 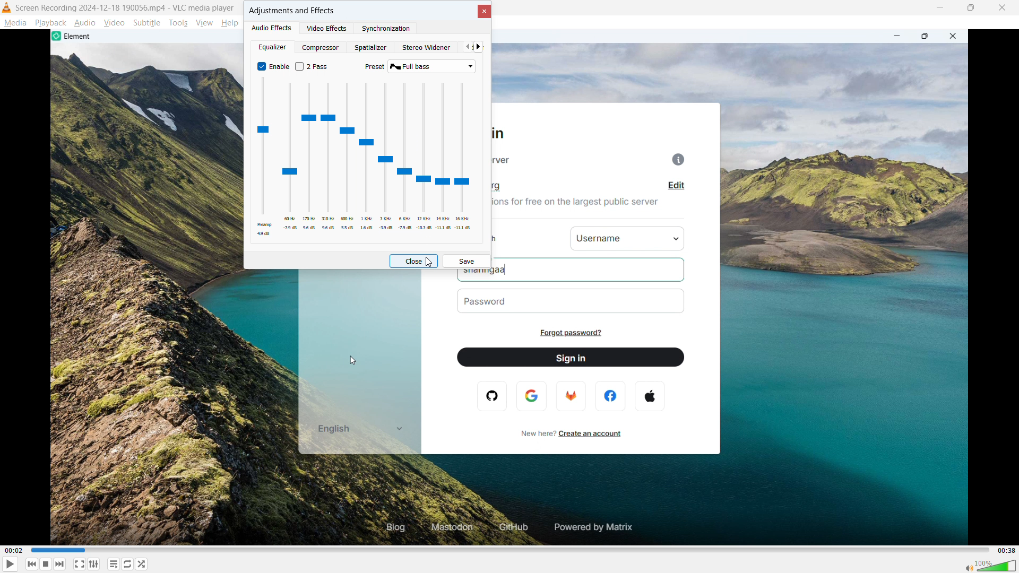 What do you see at coordinates (385, 157) in the screenshot?
I see `Adjust 3 kilohertz` at bounding box center [385, 157].